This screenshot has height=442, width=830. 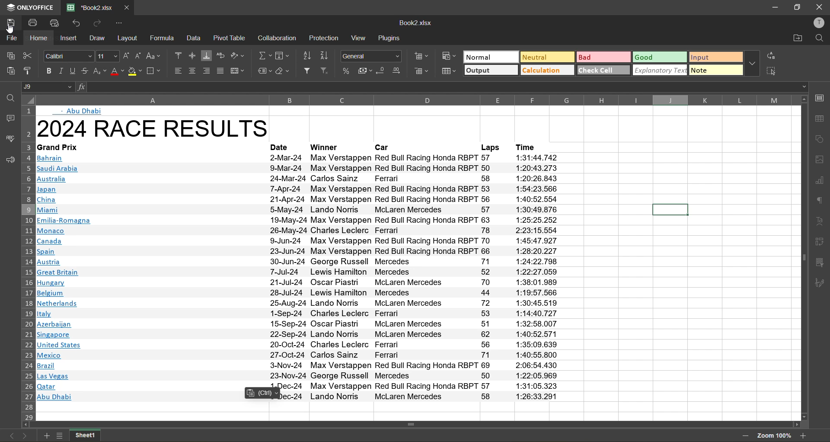 What do you see at coordinates (364, 71) in the screenshot?
I see `accounting` at bounding box center [364, 71].